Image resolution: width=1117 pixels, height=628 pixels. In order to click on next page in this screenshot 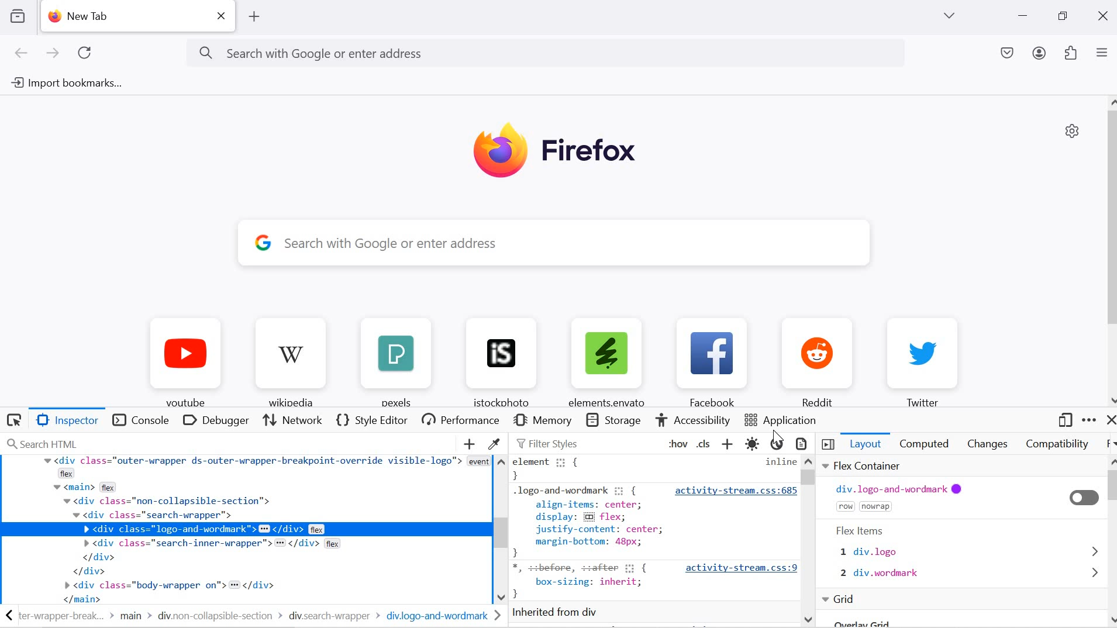, I will do `click(53, 54)`.